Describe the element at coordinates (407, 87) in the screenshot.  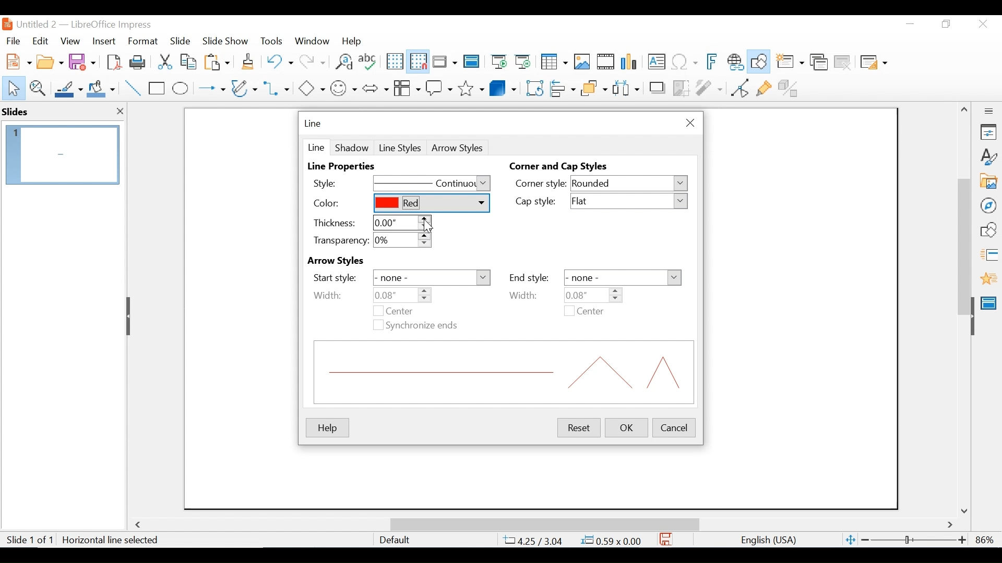
I see `` at that location.